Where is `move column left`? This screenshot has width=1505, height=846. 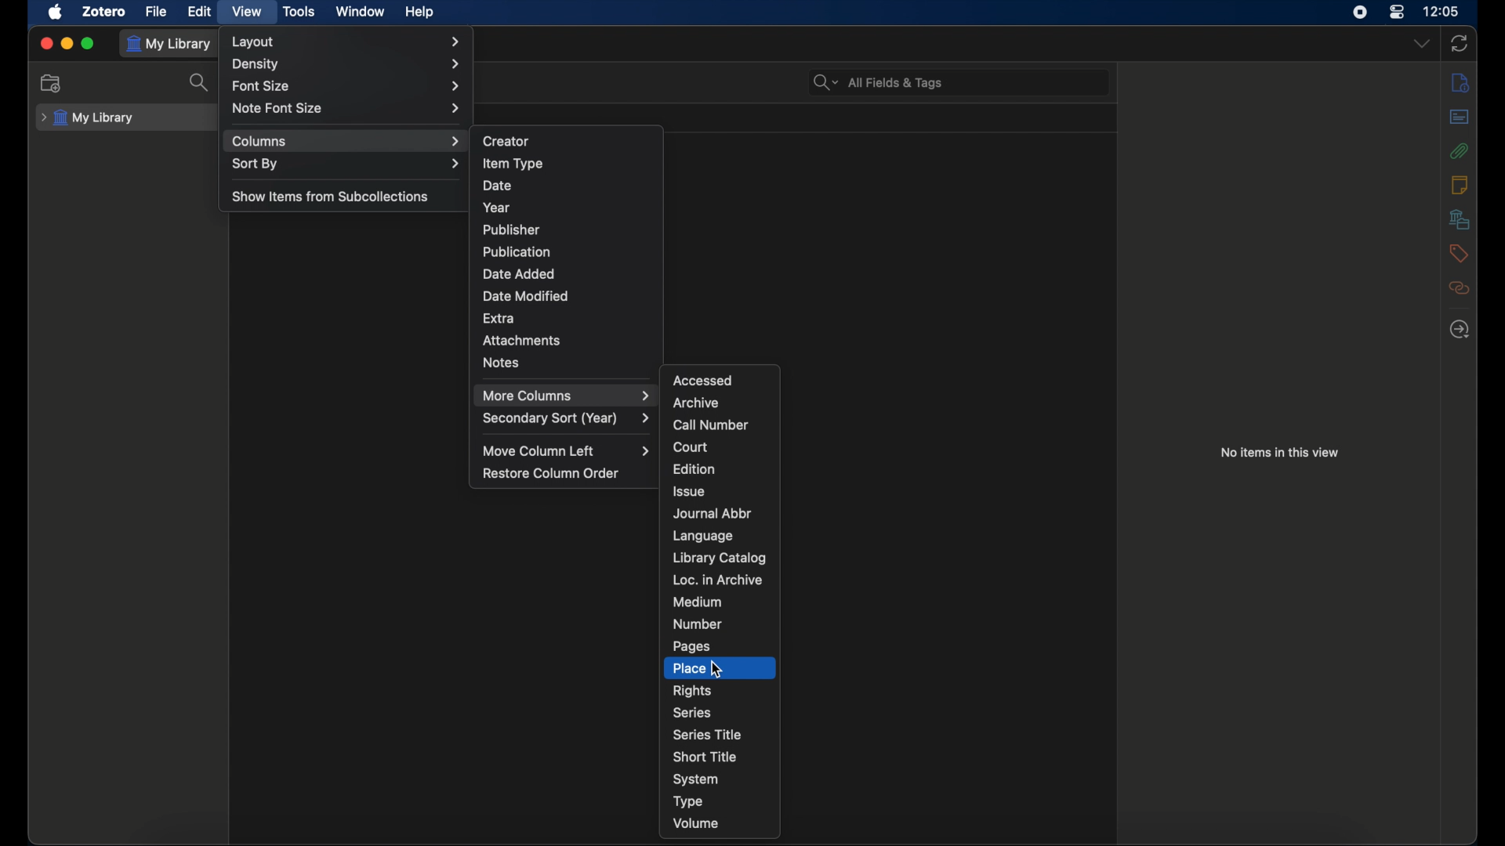 move column left is located at coordinates (568, 451).